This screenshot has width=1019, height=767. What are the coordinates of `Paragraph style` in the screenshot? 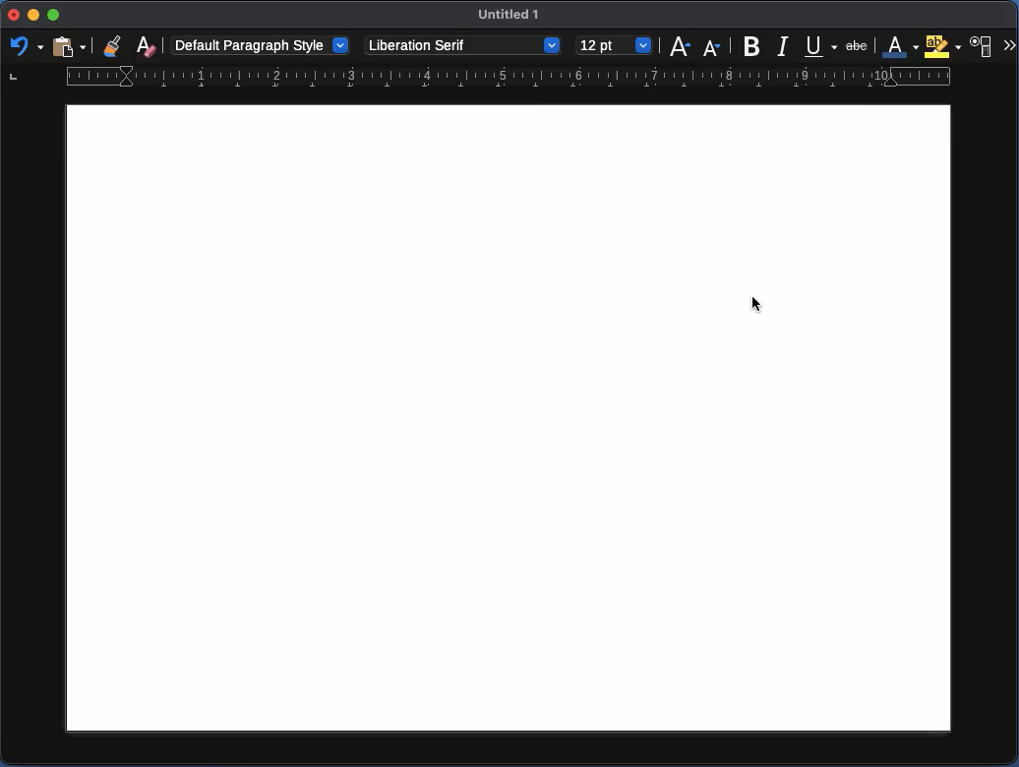 It's located at (261, 44).